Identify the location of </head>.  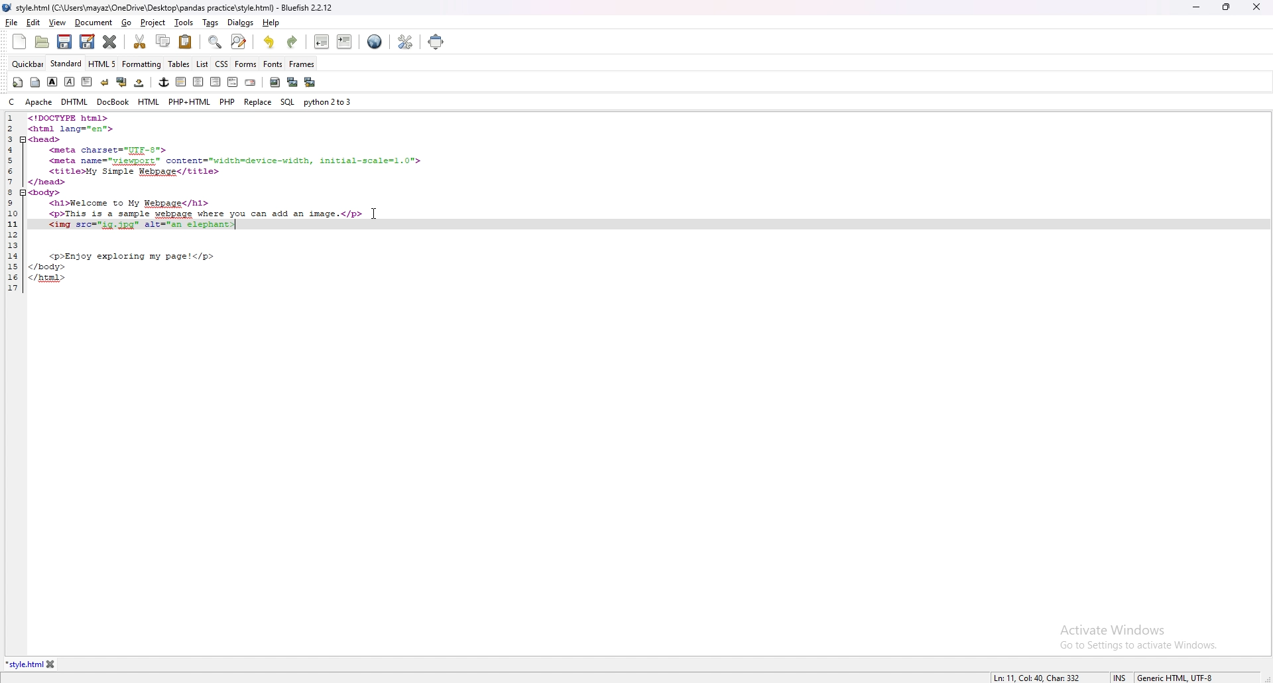
(48, 183).